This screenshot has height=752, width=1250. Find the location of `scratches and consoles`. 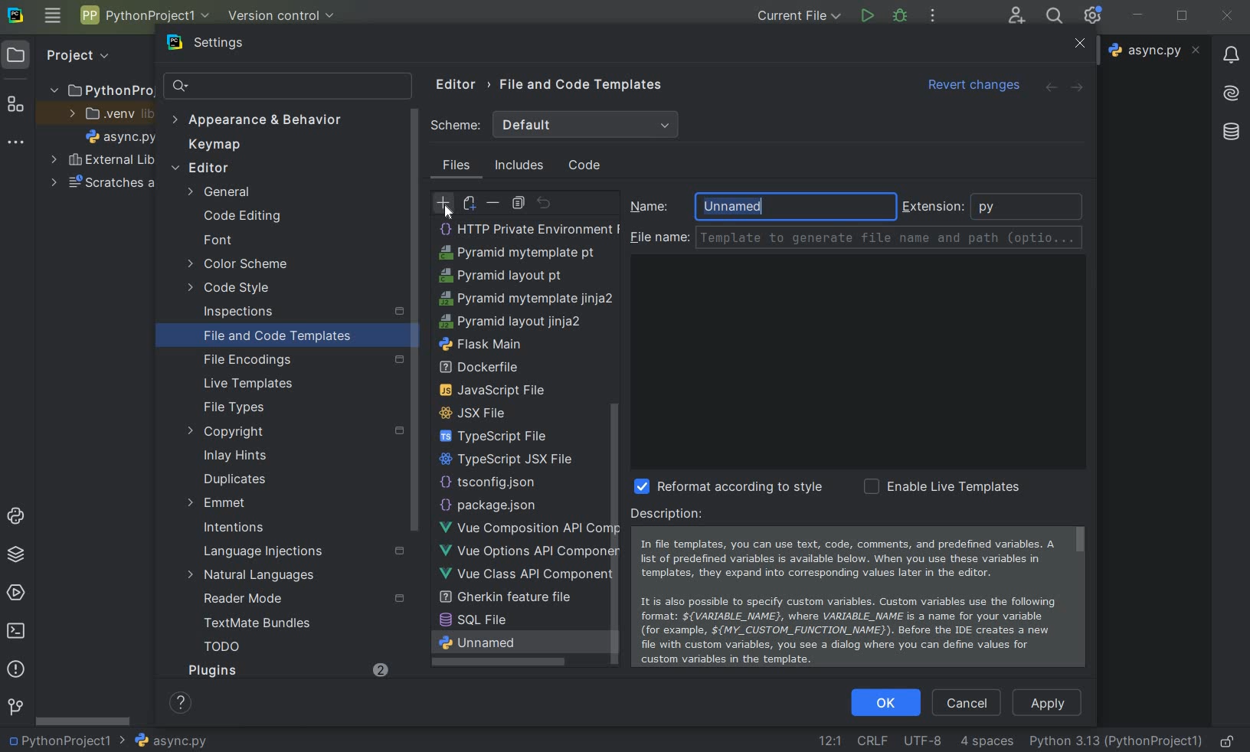

scratches and consoles is located at coordinates (112, 184).